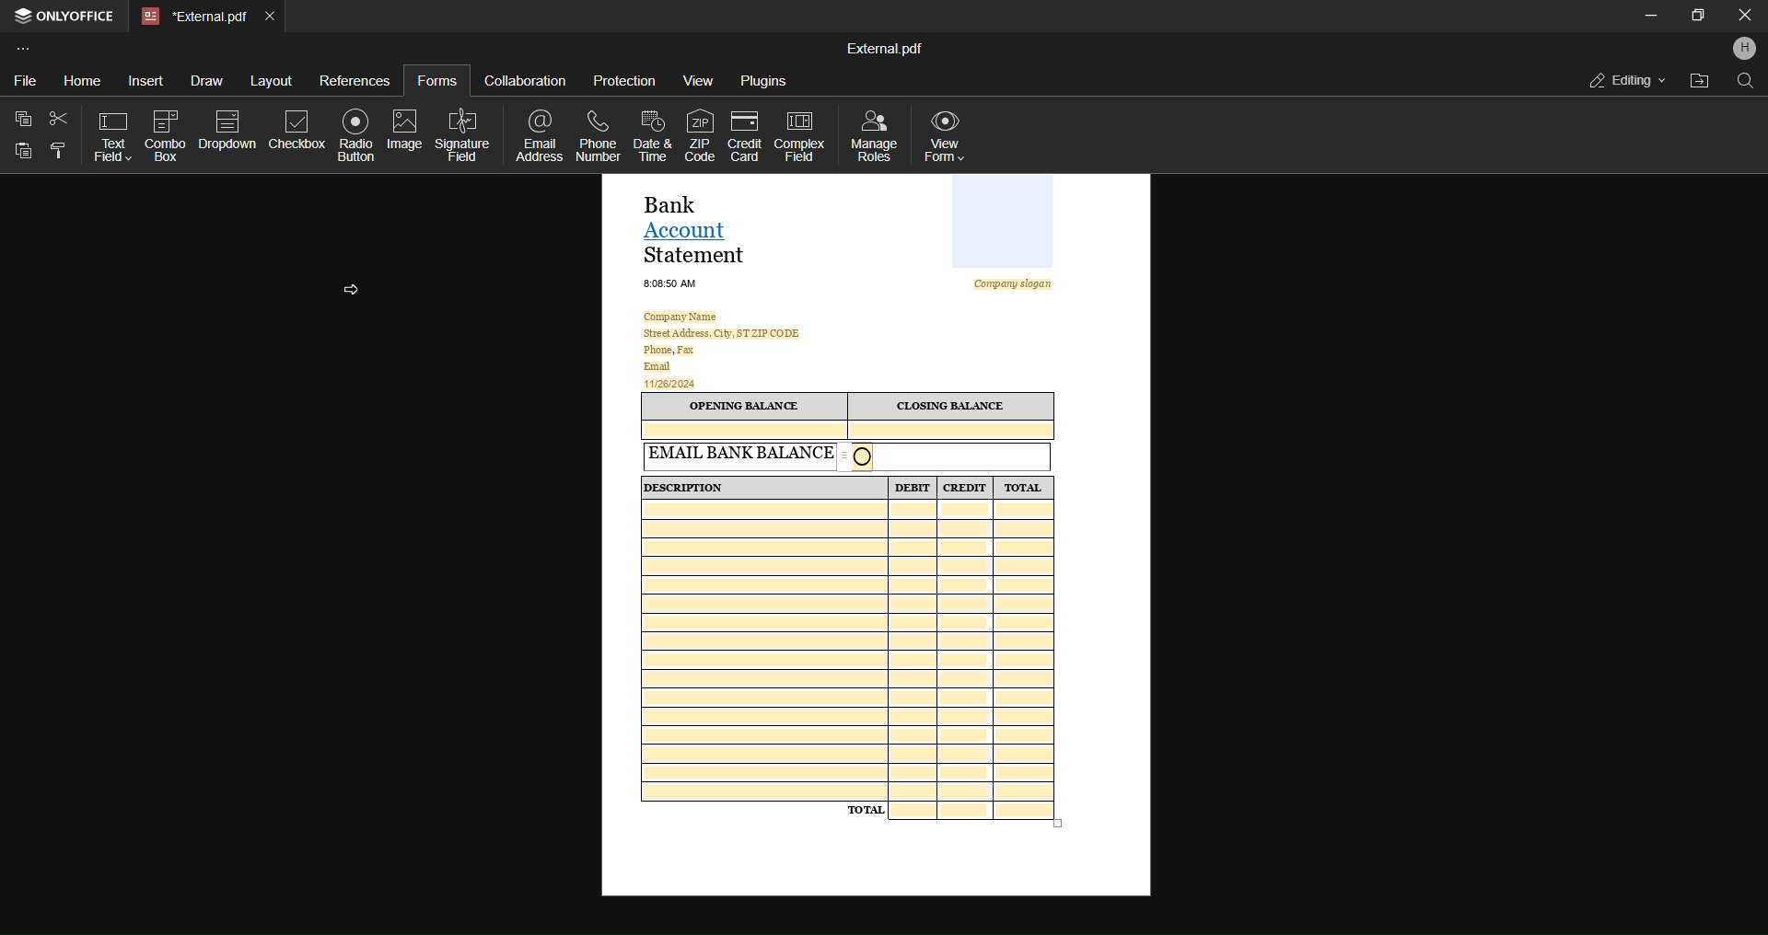  I want to click on maximize, so click(1699, 18).